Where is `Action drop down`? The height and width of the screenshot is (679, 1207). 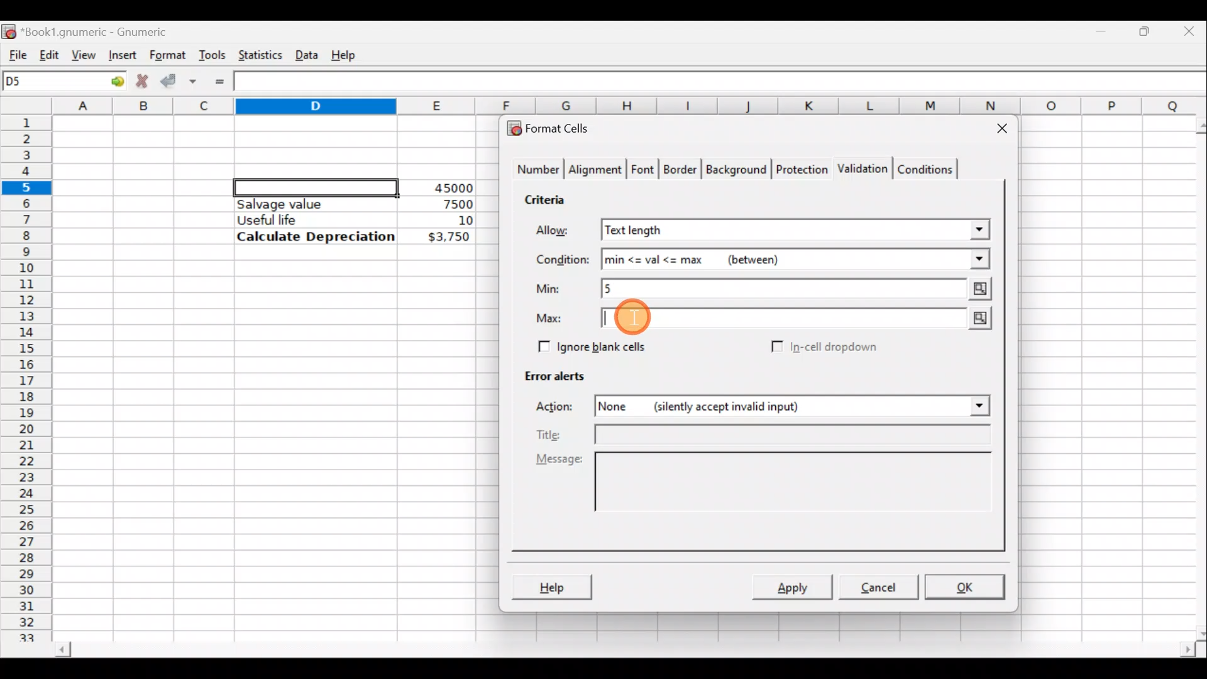
Action drop down is located at coordinates (969, 406).